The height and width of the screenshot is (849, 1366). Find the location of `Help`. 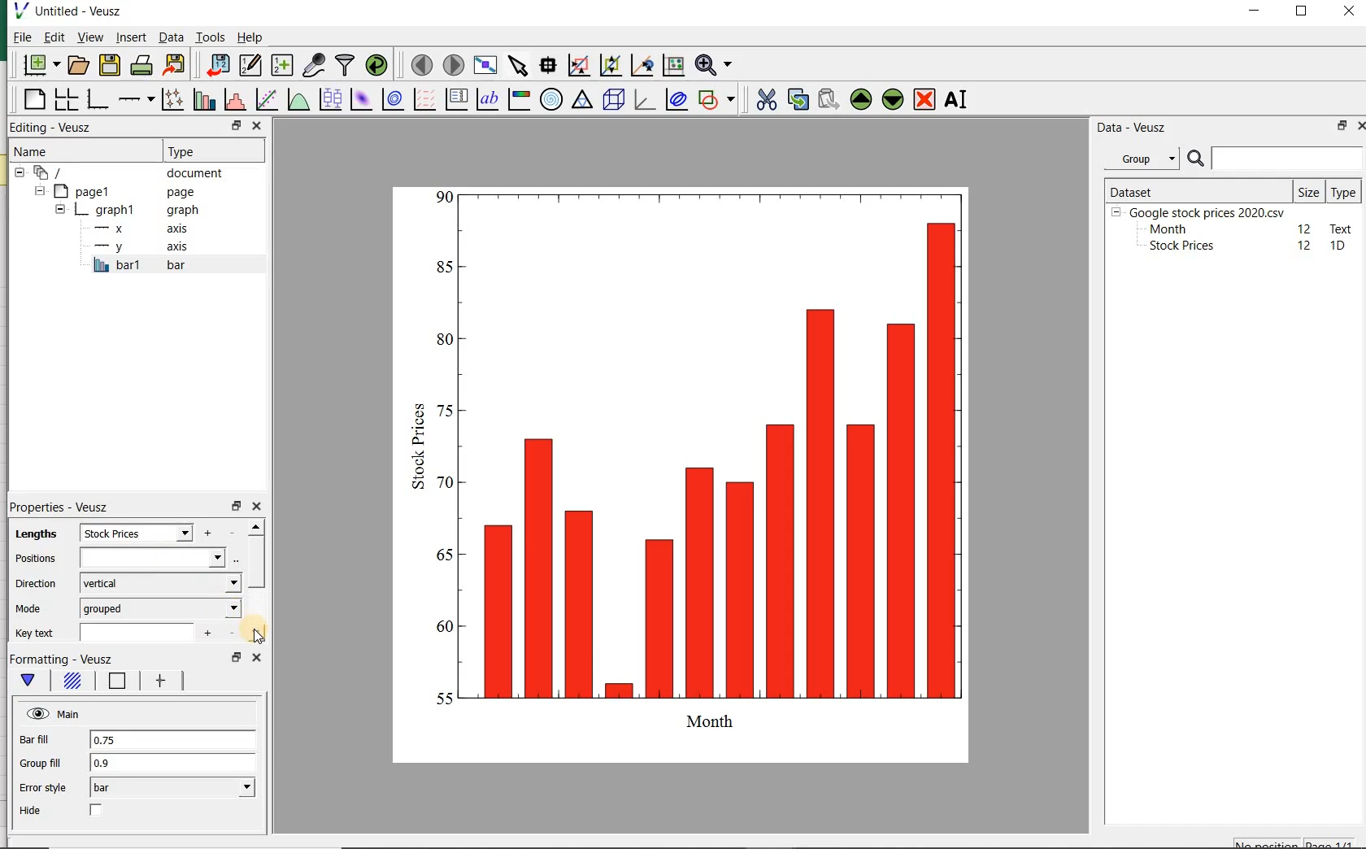

Help is located at coordinates (252, 39).